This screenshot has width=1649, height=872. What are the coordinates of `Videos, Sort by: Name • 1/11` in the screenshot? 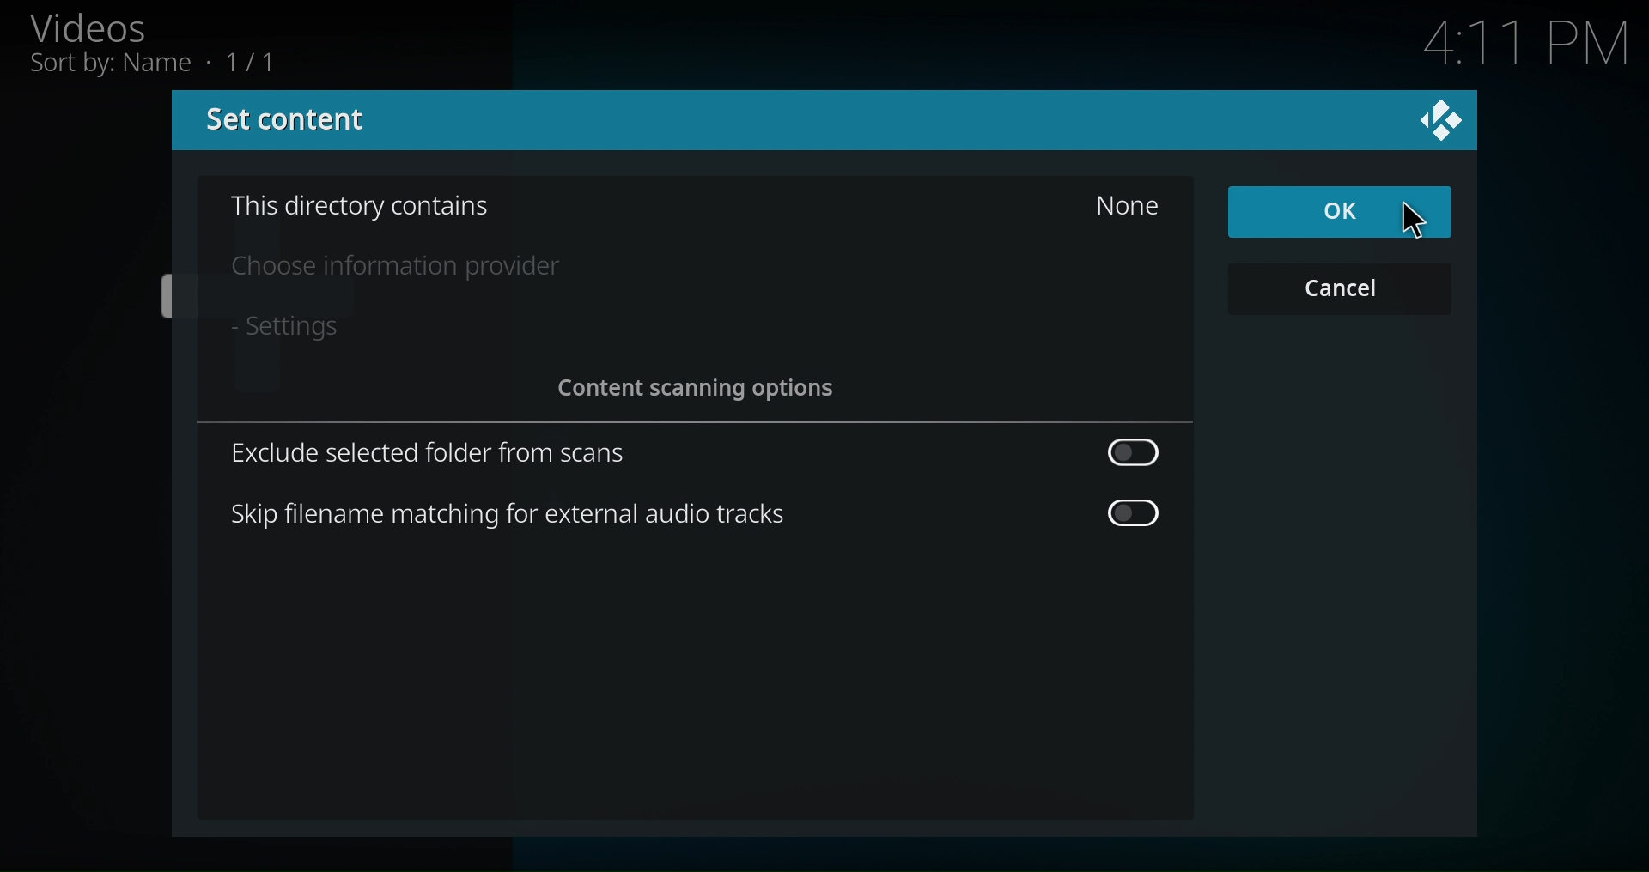 It's located at (169, 42).